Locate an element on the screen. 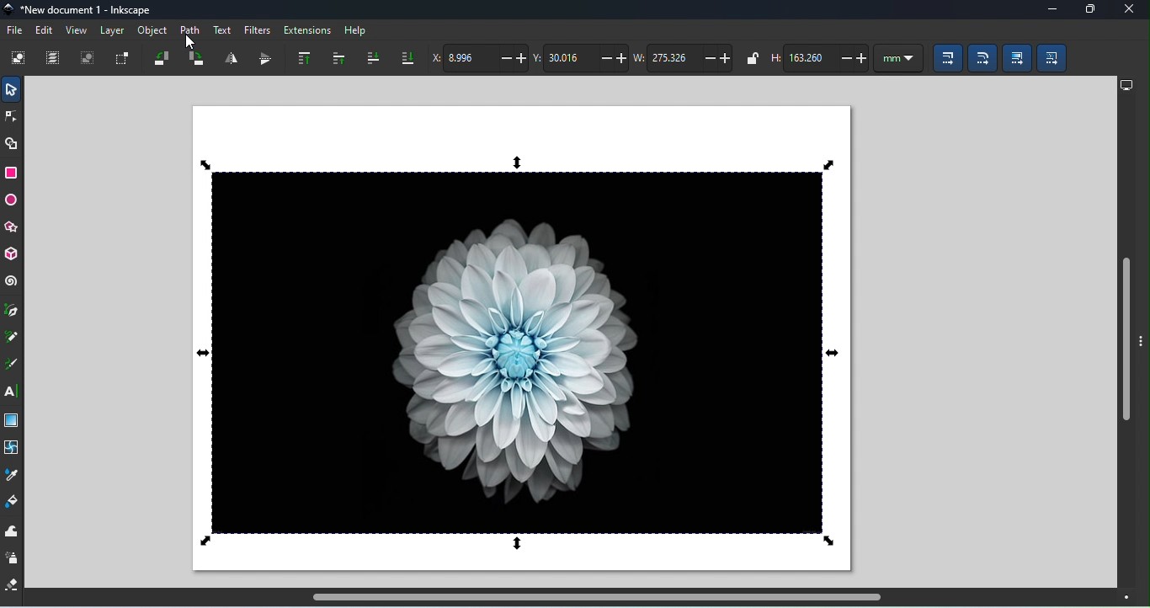  Move patterns (in fill or stroke) along with the objects) is located at coordinates (1054, 59).